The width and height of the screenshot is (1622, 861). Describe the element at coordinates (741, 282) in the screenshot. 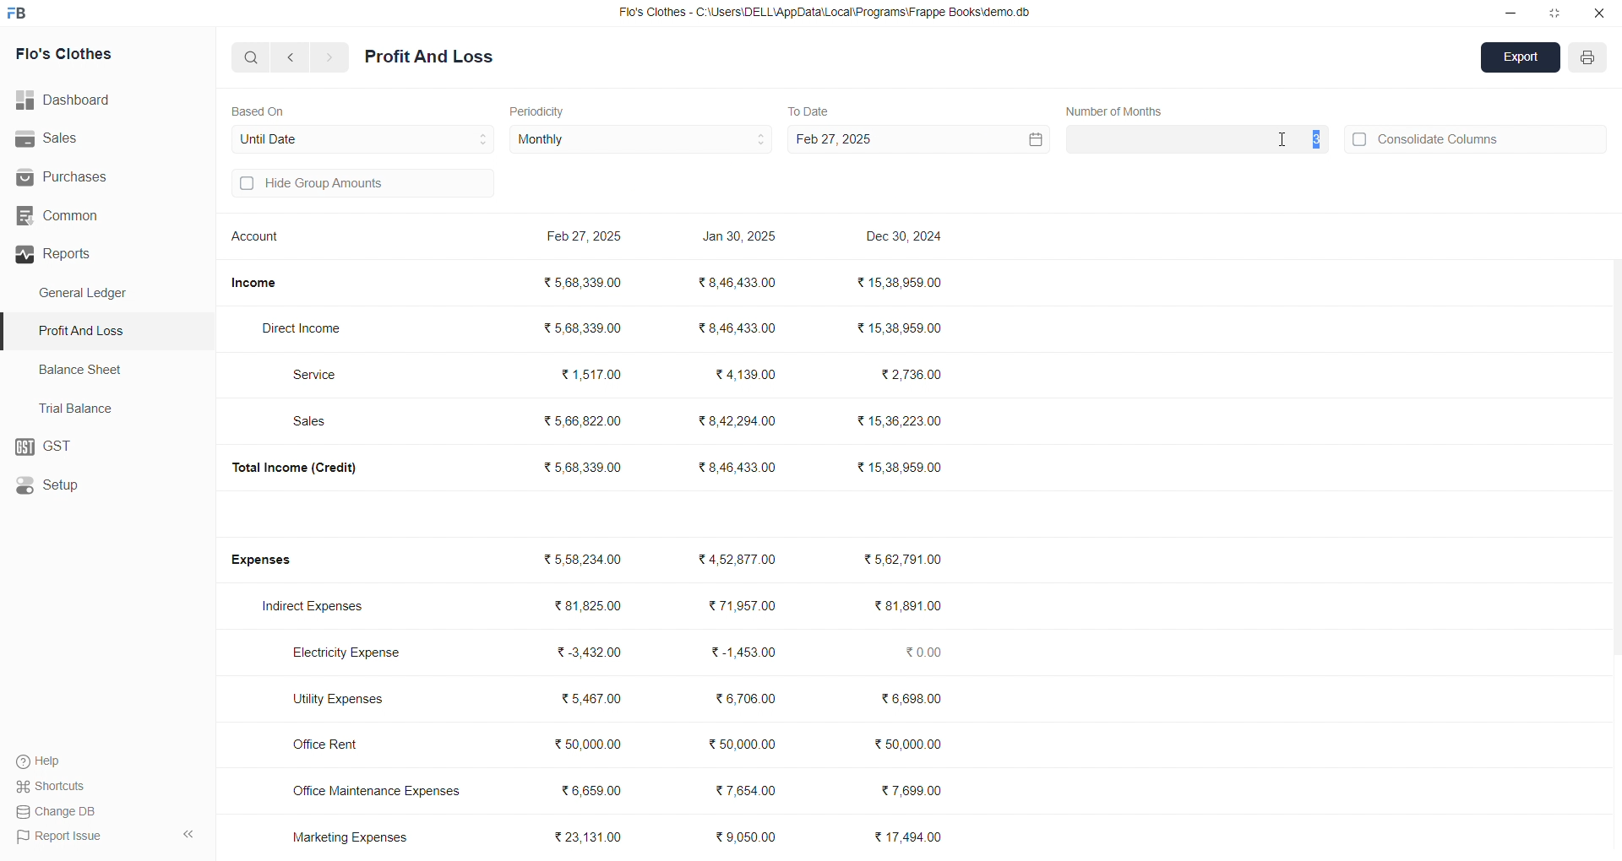

I see `₹8,46,433.00` at that location.